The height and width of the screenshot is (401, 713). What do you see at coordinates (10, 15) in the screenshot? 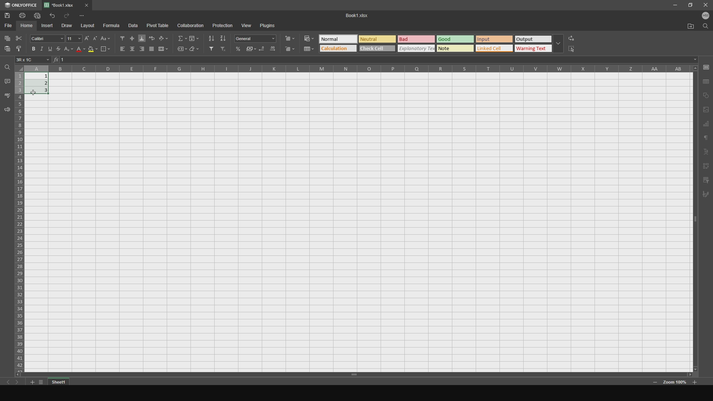
I see `save` at bounding box center [10, 15].